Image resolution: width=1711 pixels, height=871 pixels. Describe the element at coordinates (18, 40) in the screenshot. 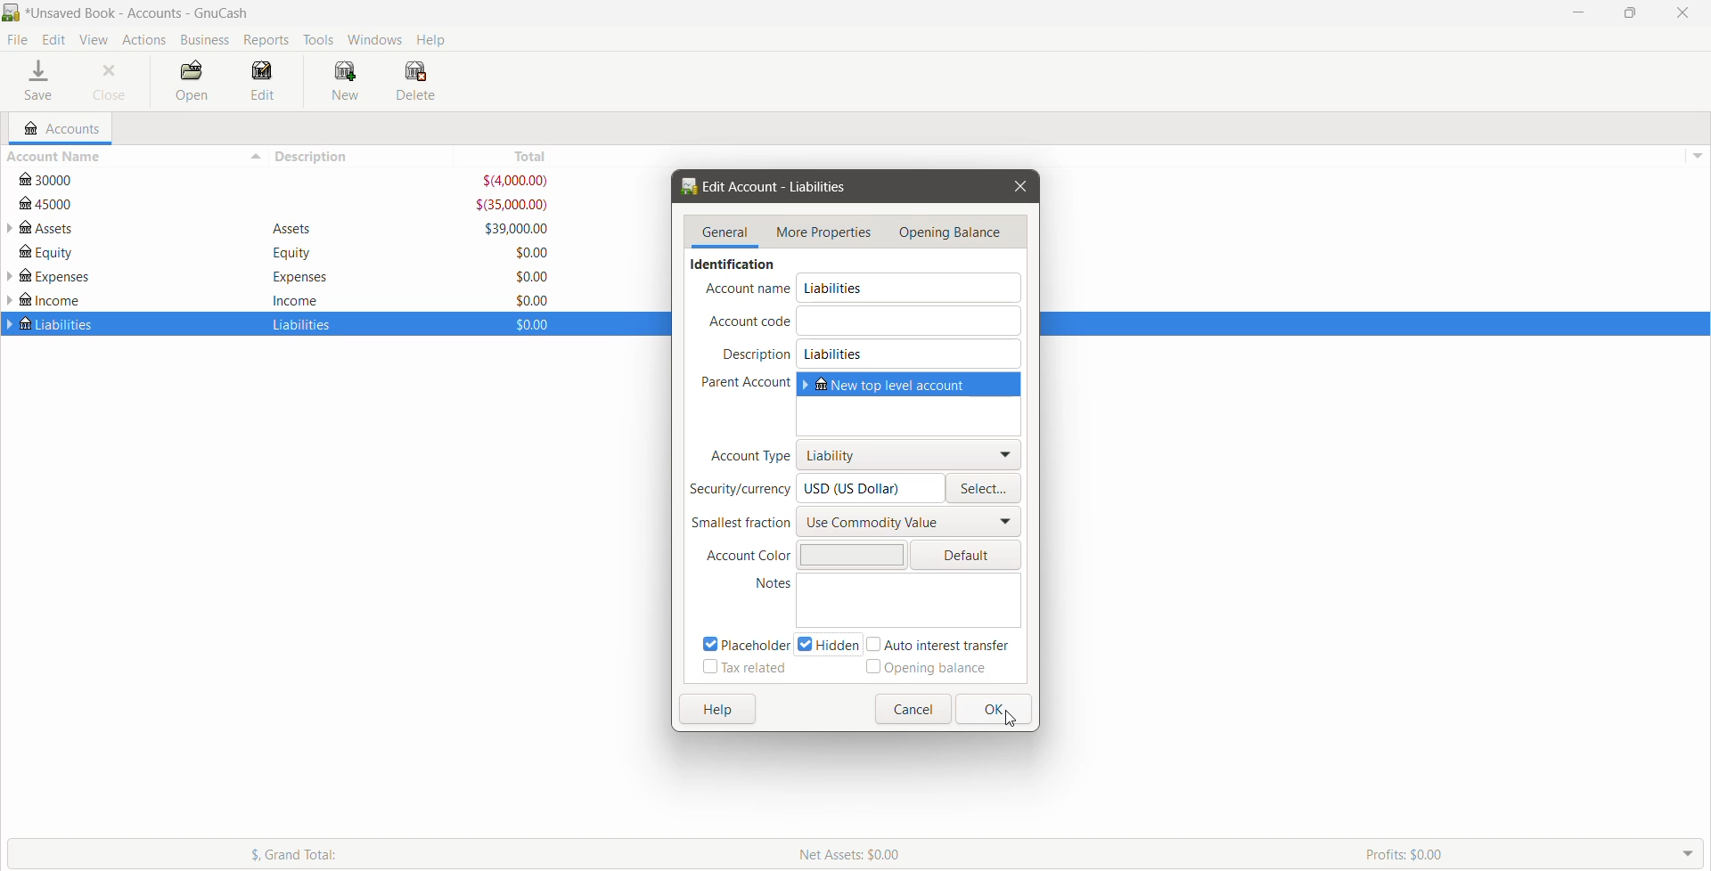

I see `File` at that location.